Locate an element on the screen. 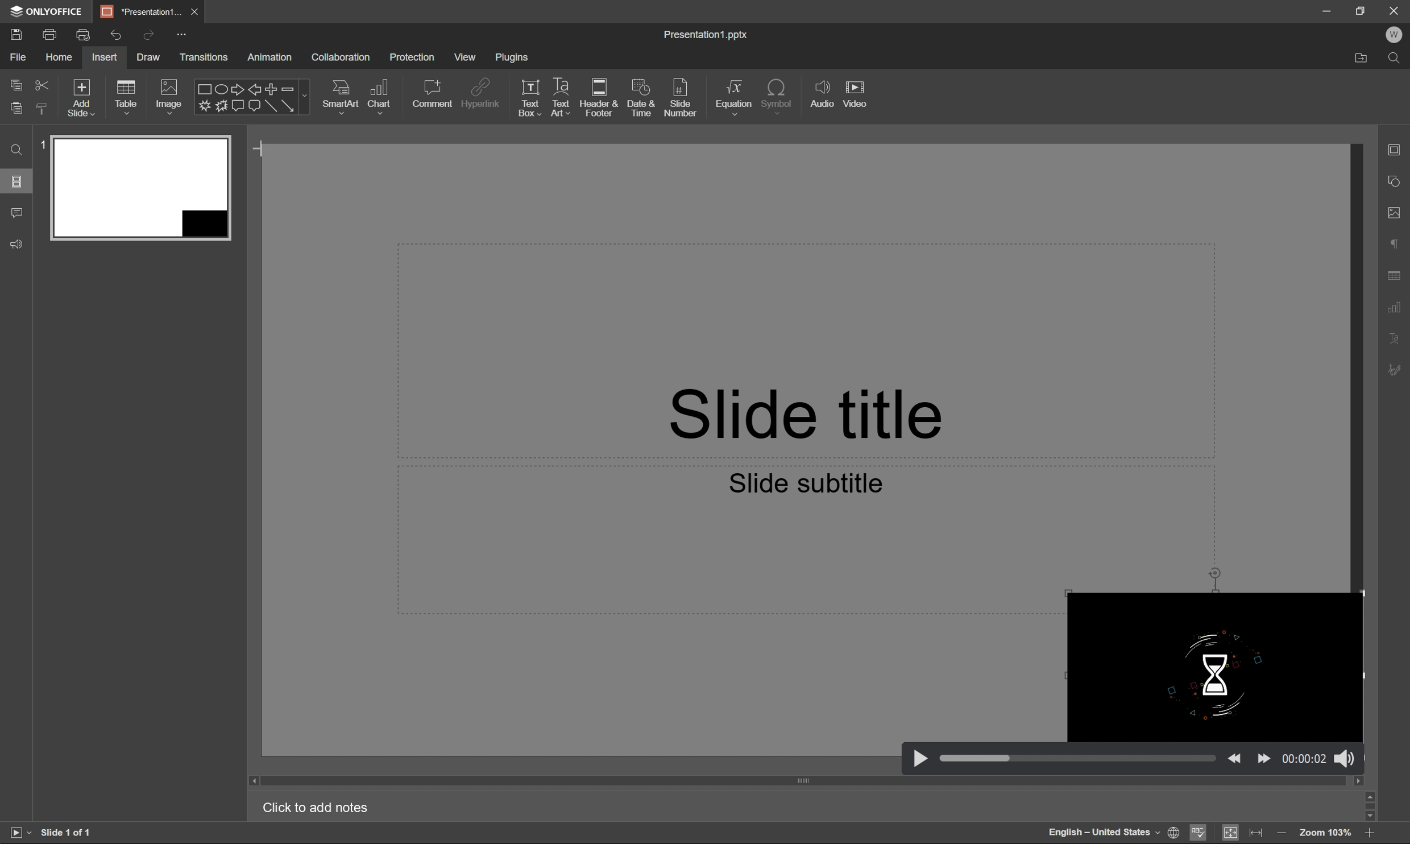  copy is located at coordinates (17, 84).